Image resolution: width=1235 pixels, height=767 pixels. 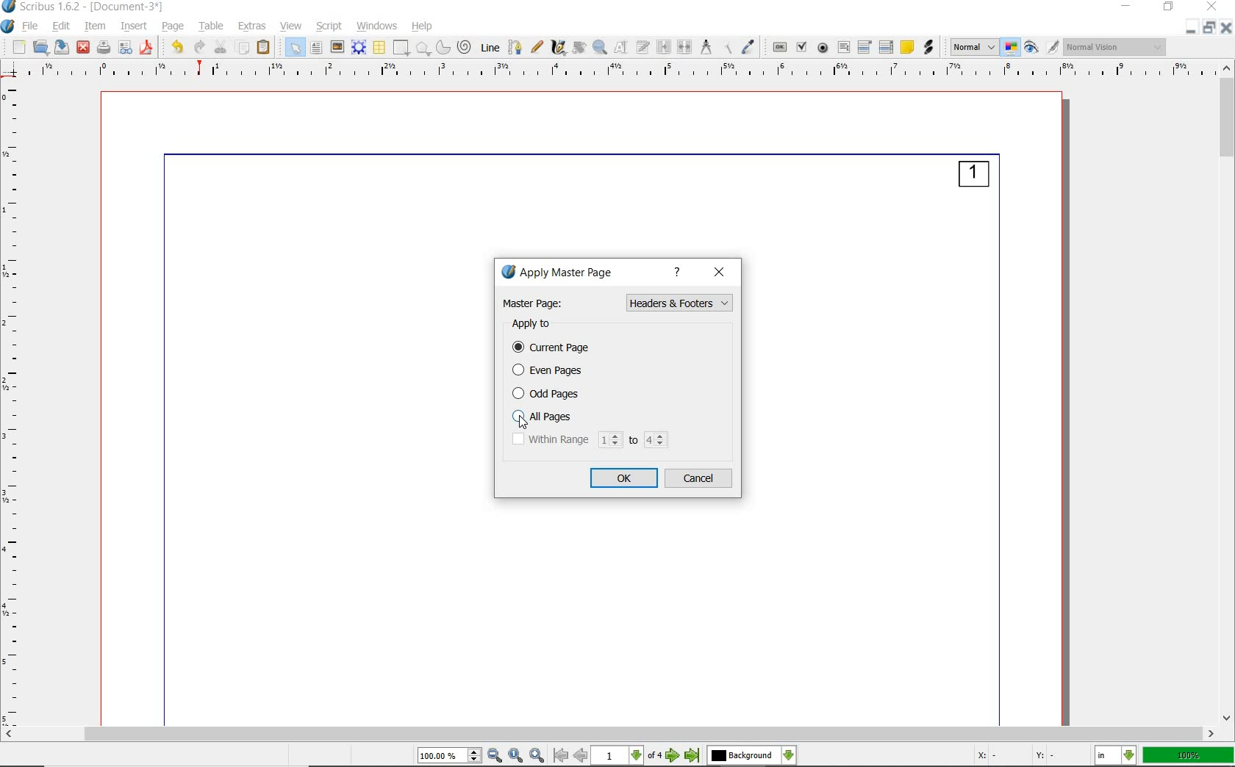 What do you see at coordinates (552, 394) in the screenshot?
I see `odd pages` at bounding box center [552, 394].